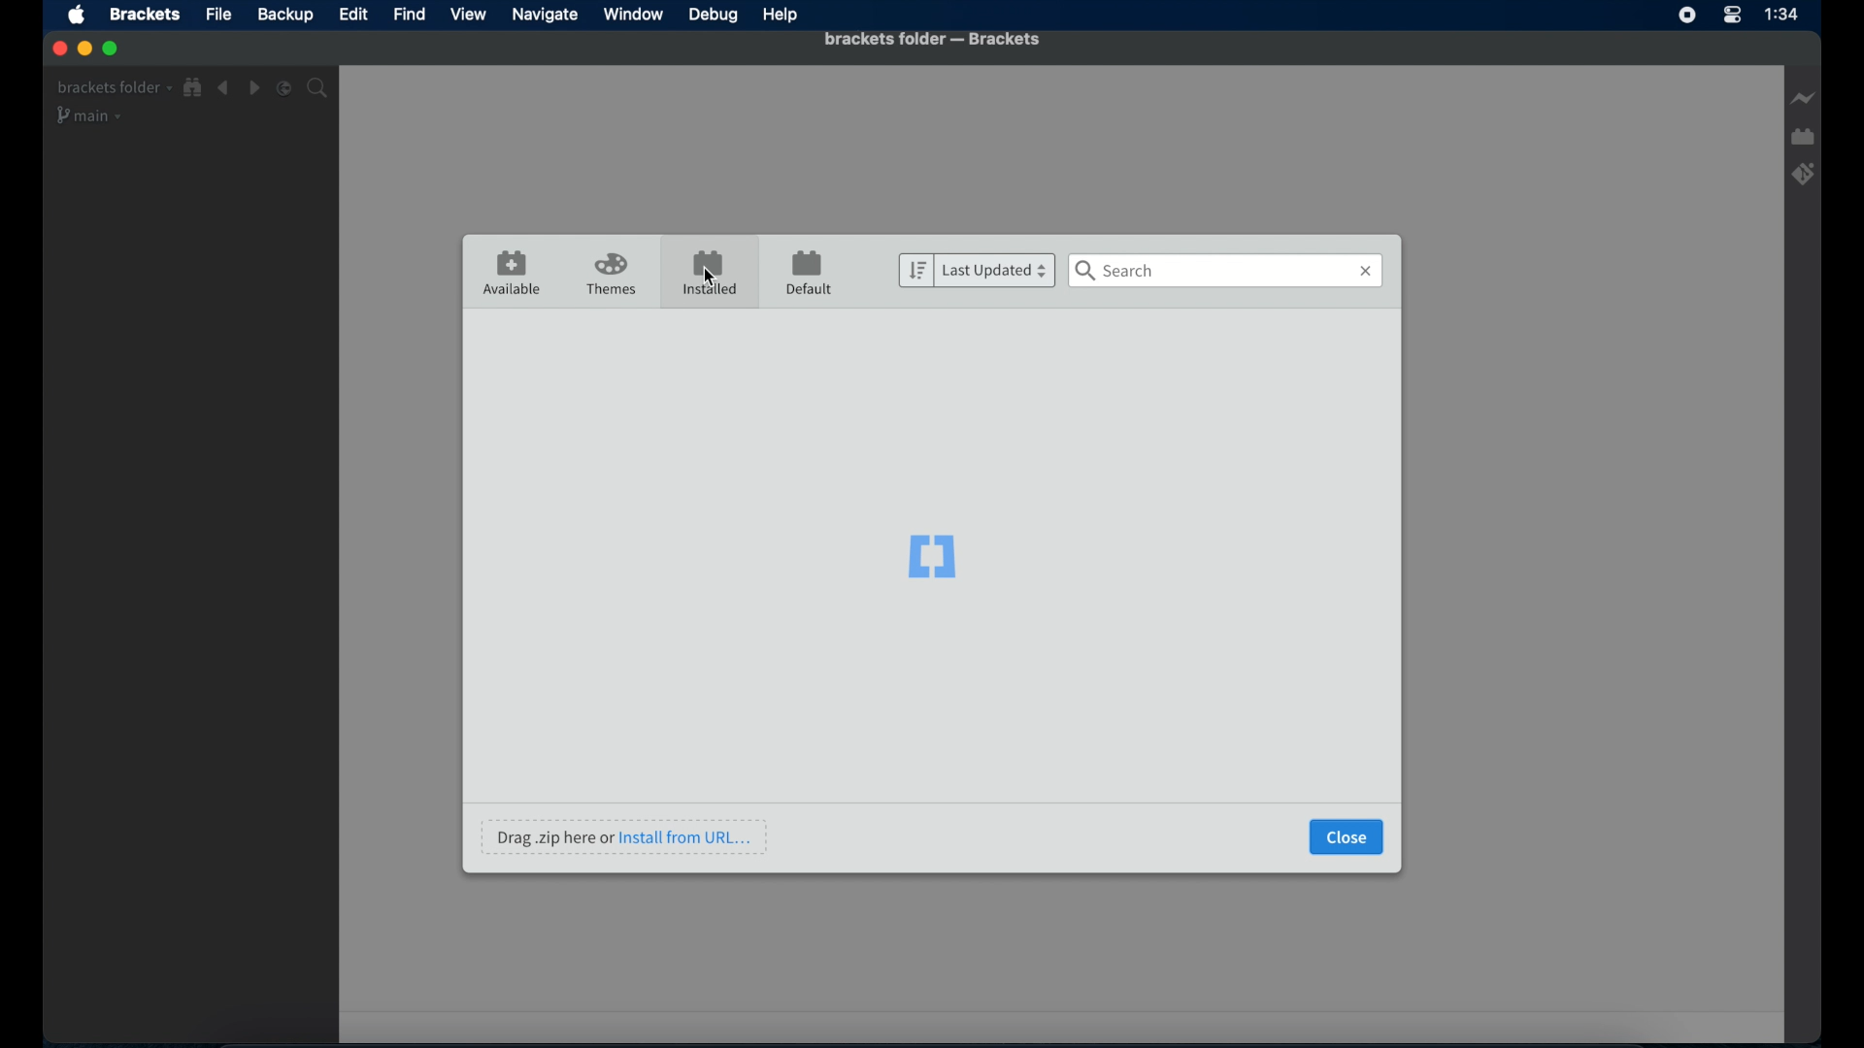  I want to click on Screen recorder icon, so click(1688, 15).